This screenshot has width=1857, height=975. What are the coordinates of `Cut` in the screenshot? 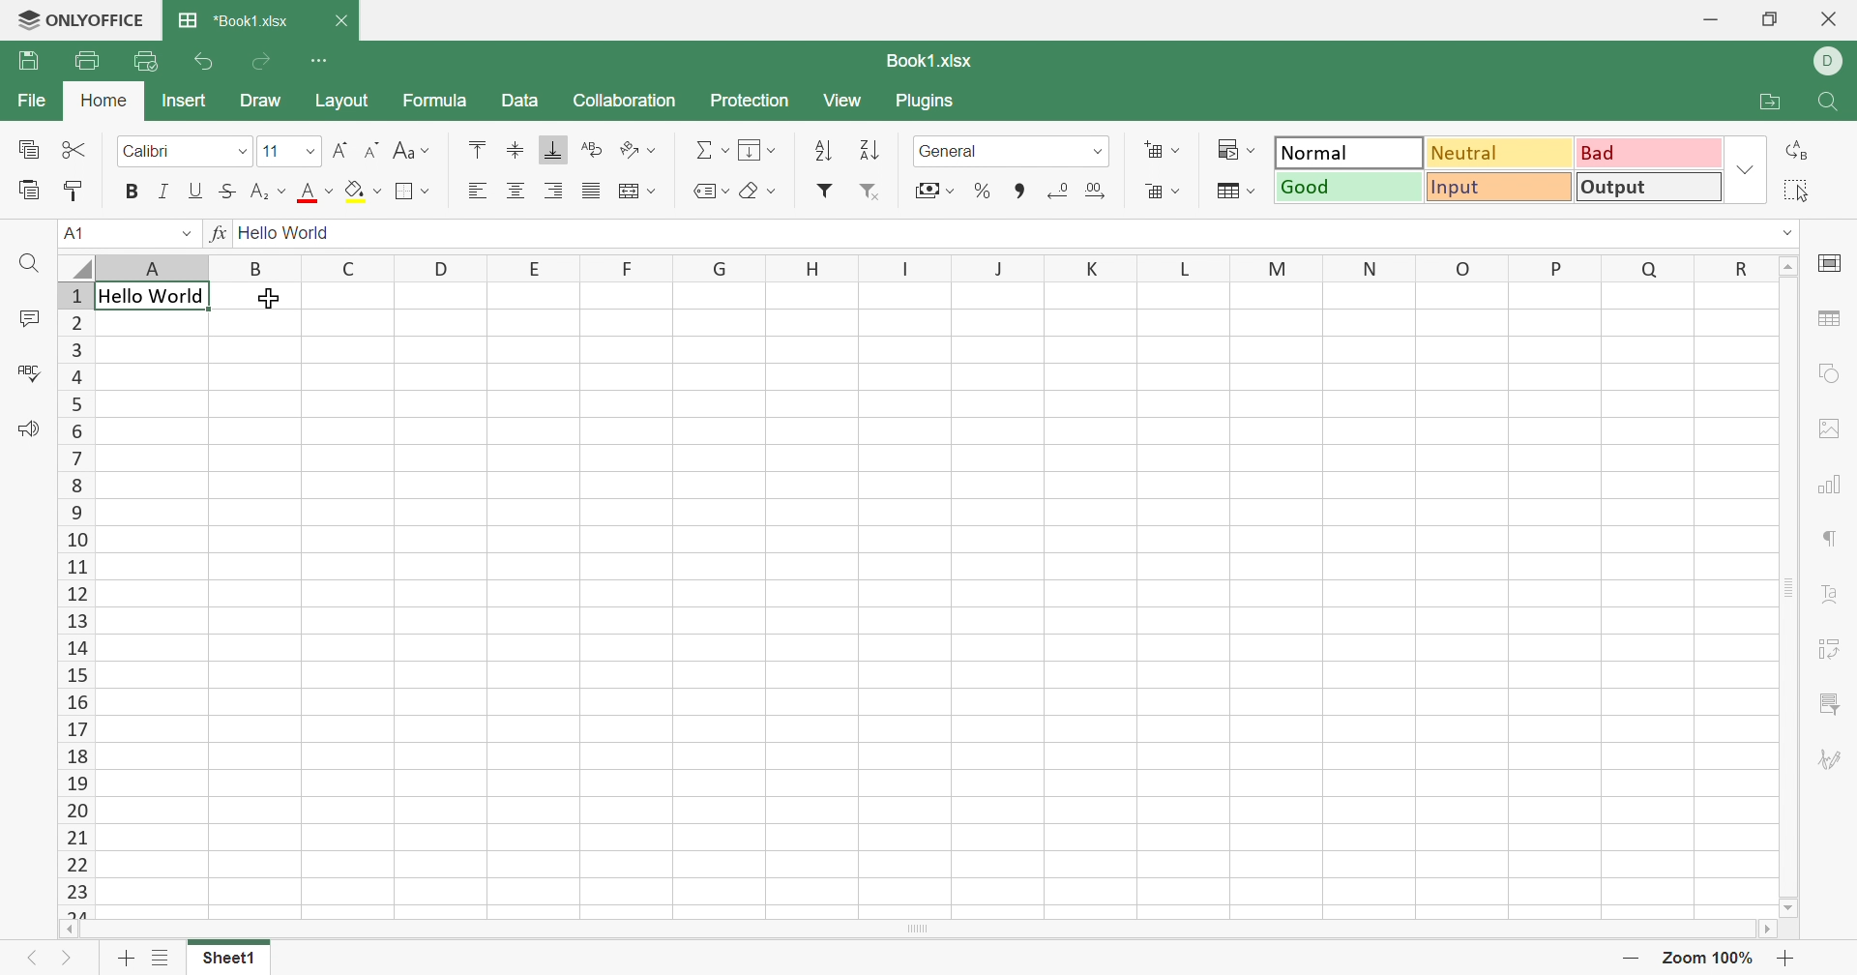 It's located at (73, 148).